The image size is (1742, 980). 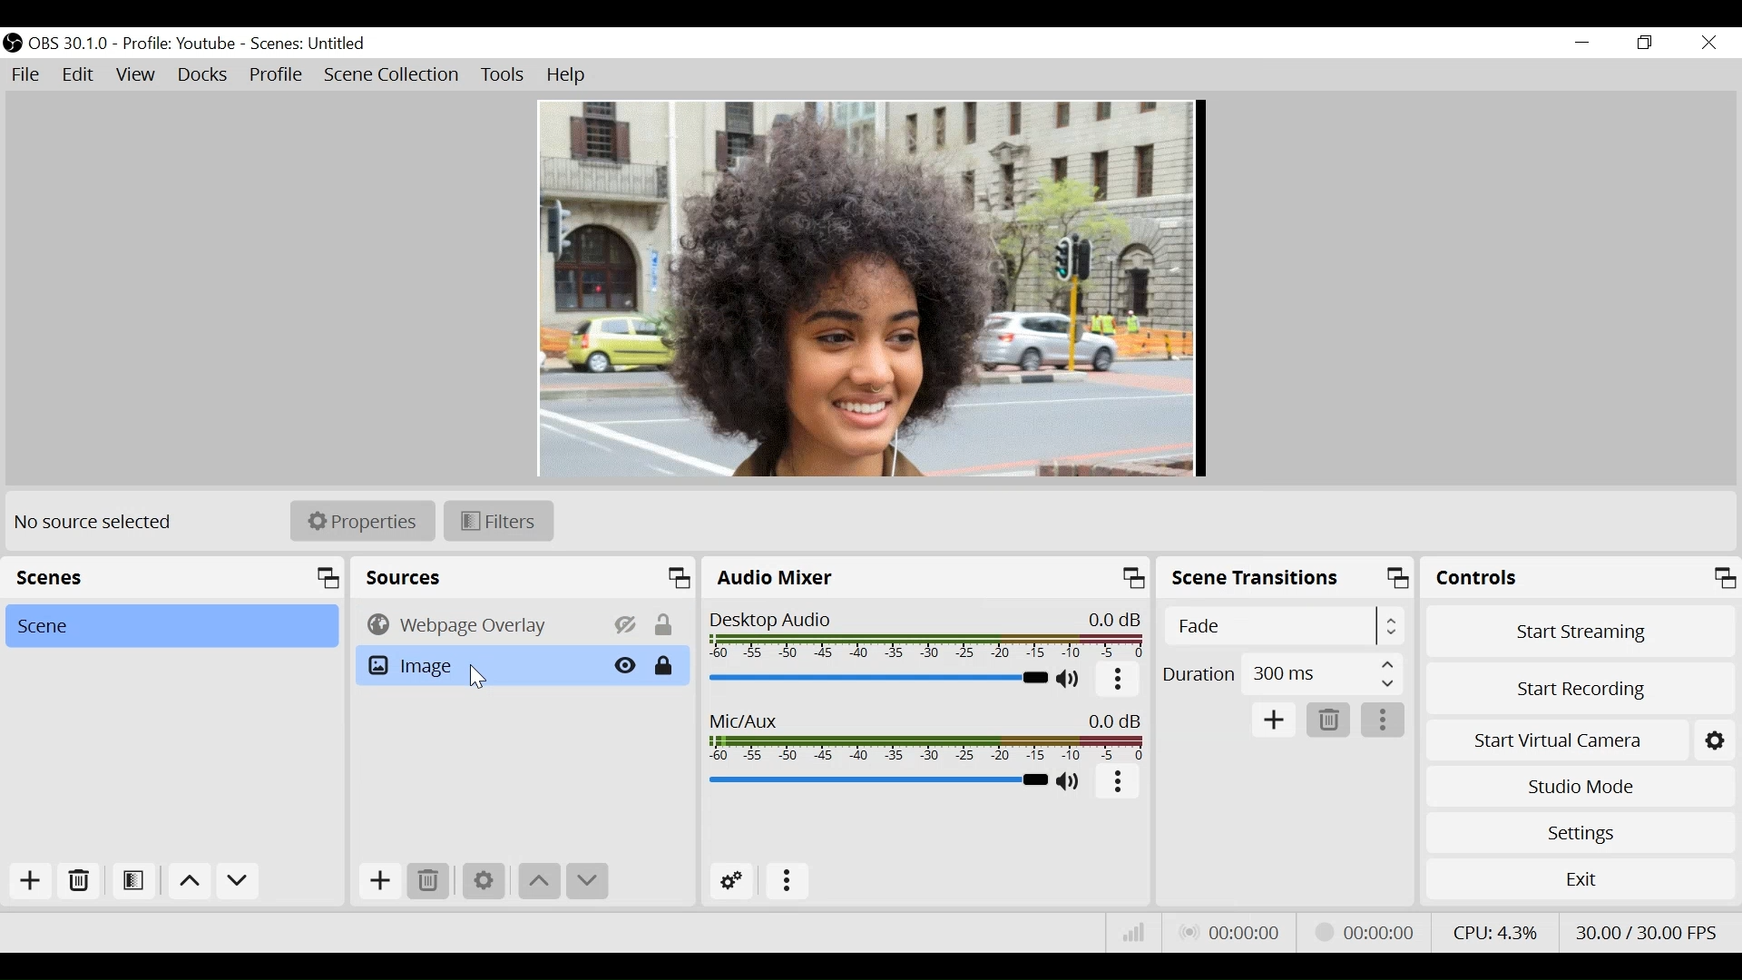 I want to click on more options, so click(x=1384, y=720).